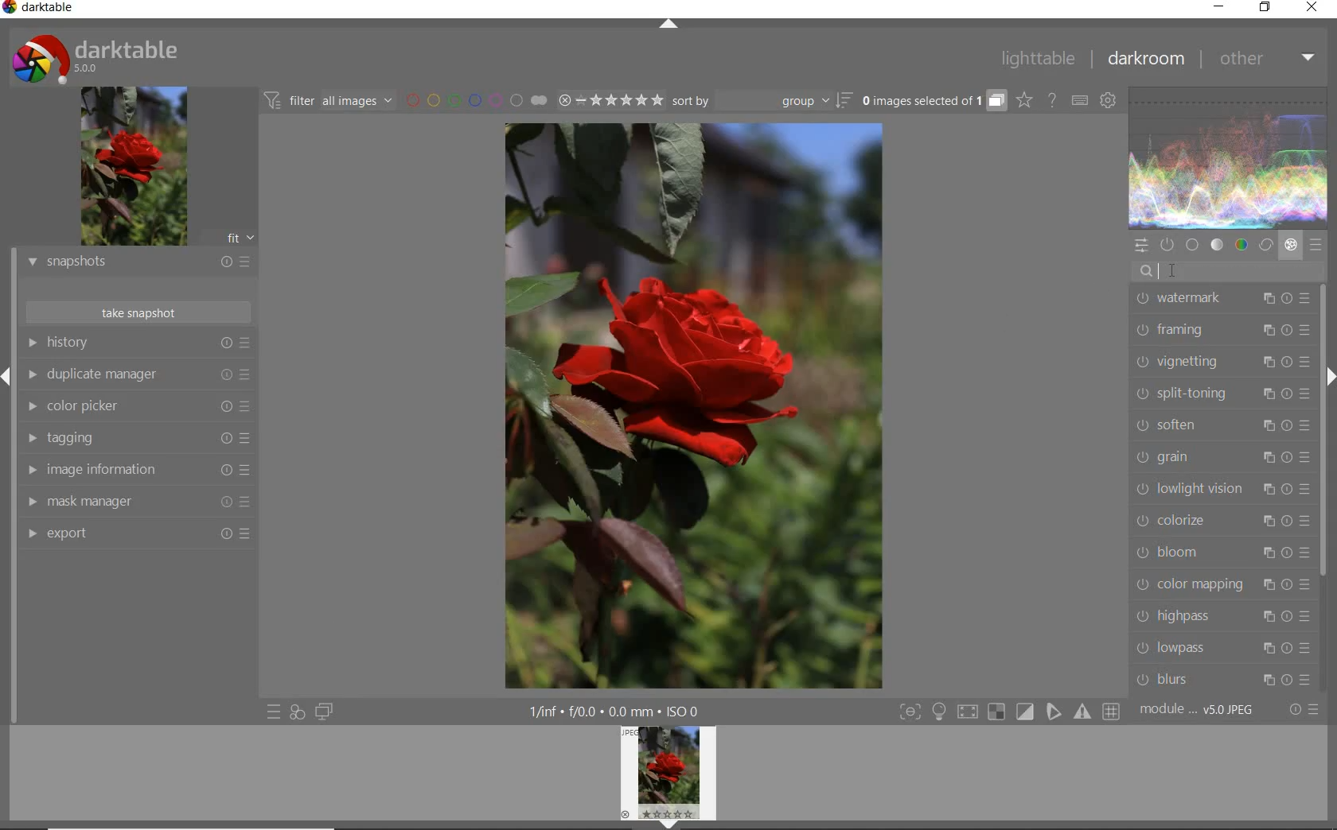  What do you see at coordinates (1191, 244) in the screenshot?
I see `base` at bounding box center [1191, 244].